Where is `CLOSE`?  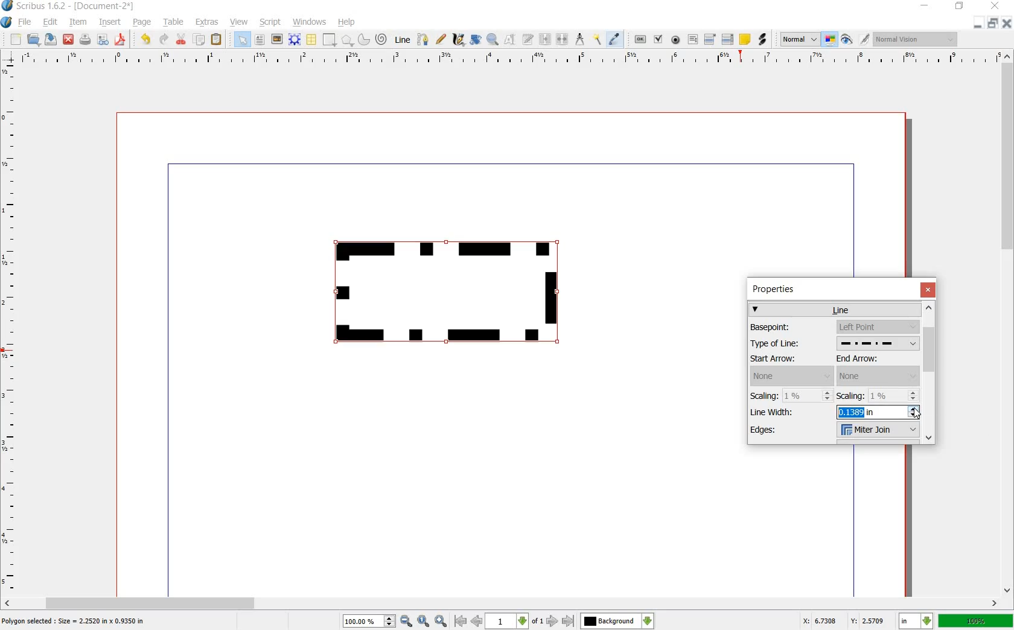
CLOSE is located at coordinates (68, 39).